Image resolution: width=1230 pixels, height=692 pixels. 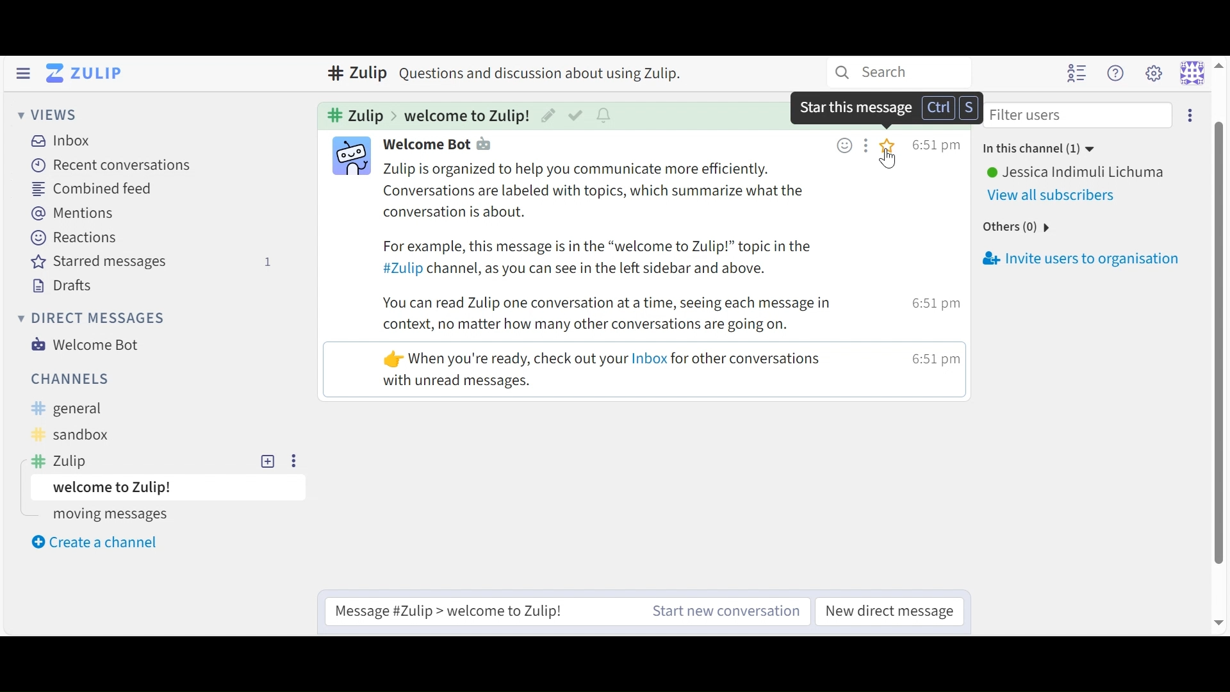 What do you see at coordinates (67, 409) in the screenshot?
I see `General` at bounding box center [67, 409].